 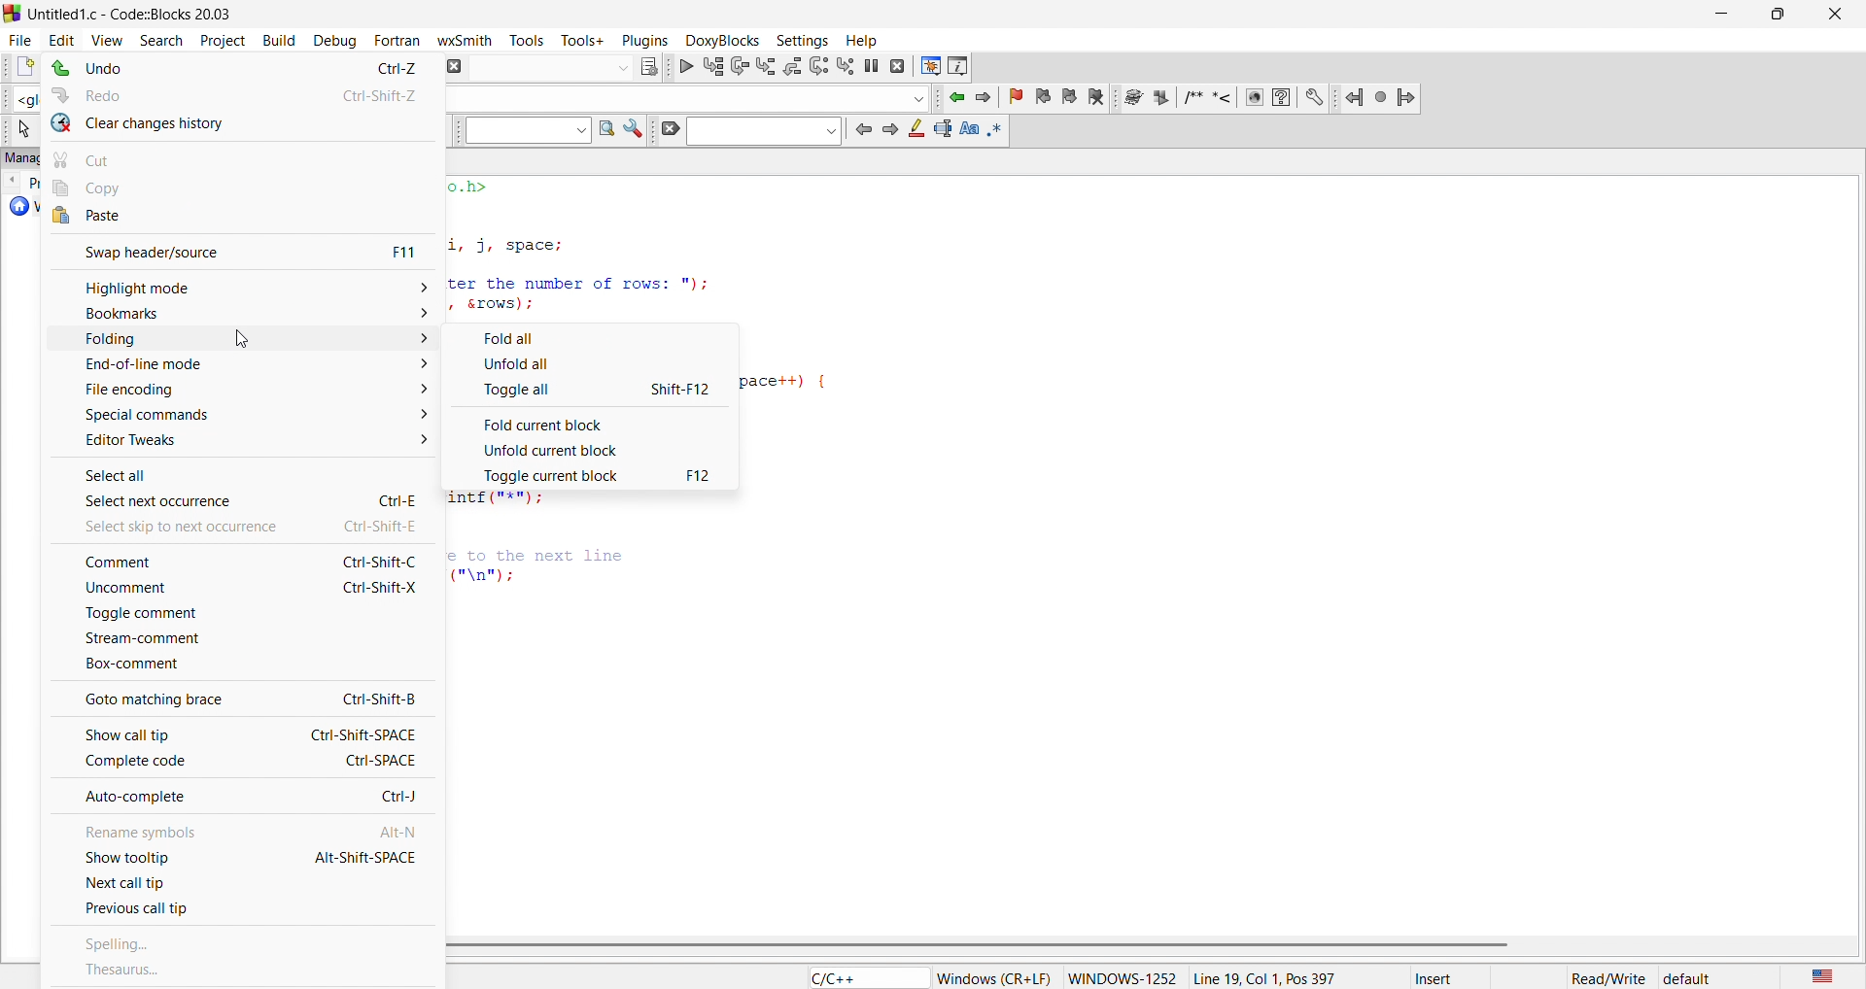 What do you see at coordinates (1071, 95) in the screenshot?
I see `next bookmark` at bounding box center [1071, 95].